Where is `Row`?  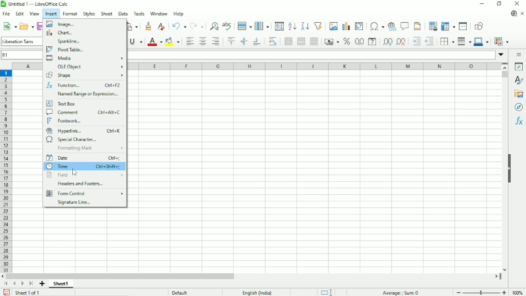
Row is located at coordinates (244, 26).